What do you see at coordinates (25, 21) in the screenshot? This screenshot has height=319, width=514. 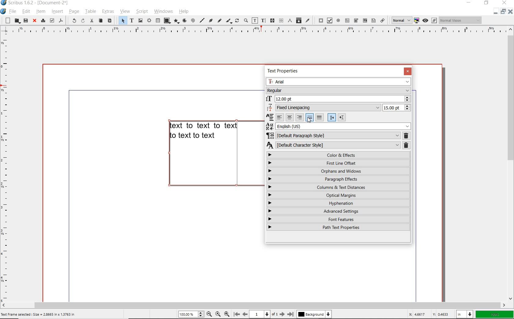 I see `save` at bounding box center [25, 21].